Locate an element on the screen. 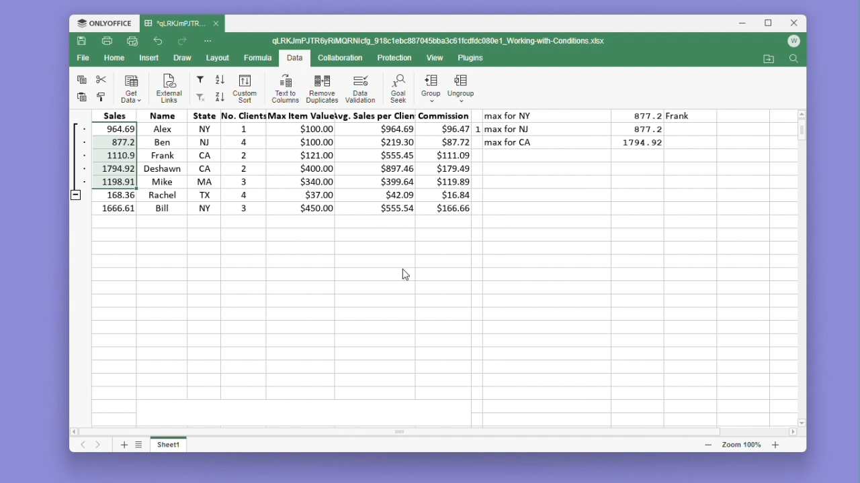 The width and height of the screenshot is (860, 483). Collaboration is located at coordinates (339, 57).